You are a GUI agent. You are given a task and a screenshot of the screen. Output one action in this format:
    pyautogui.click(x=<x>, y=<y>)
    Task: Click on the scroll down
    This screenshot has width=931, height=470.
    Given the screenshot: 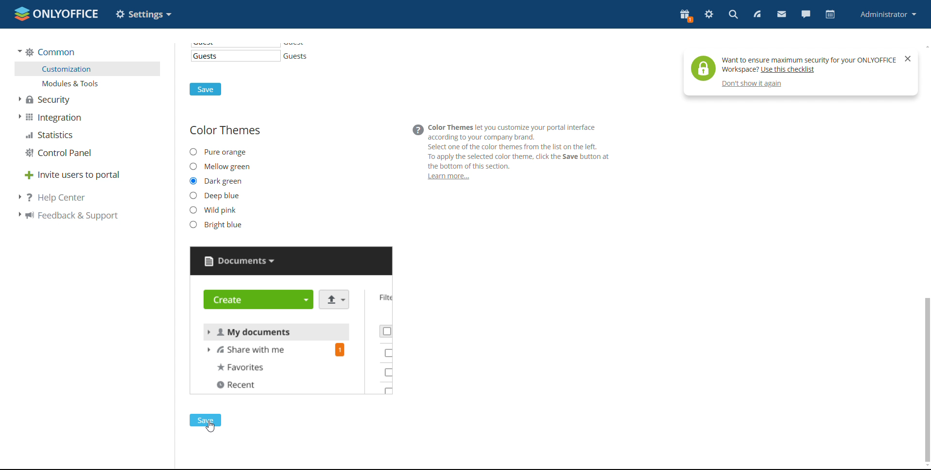 What is the action you would take?
    pyautogui.click(x=925, y=467)
    